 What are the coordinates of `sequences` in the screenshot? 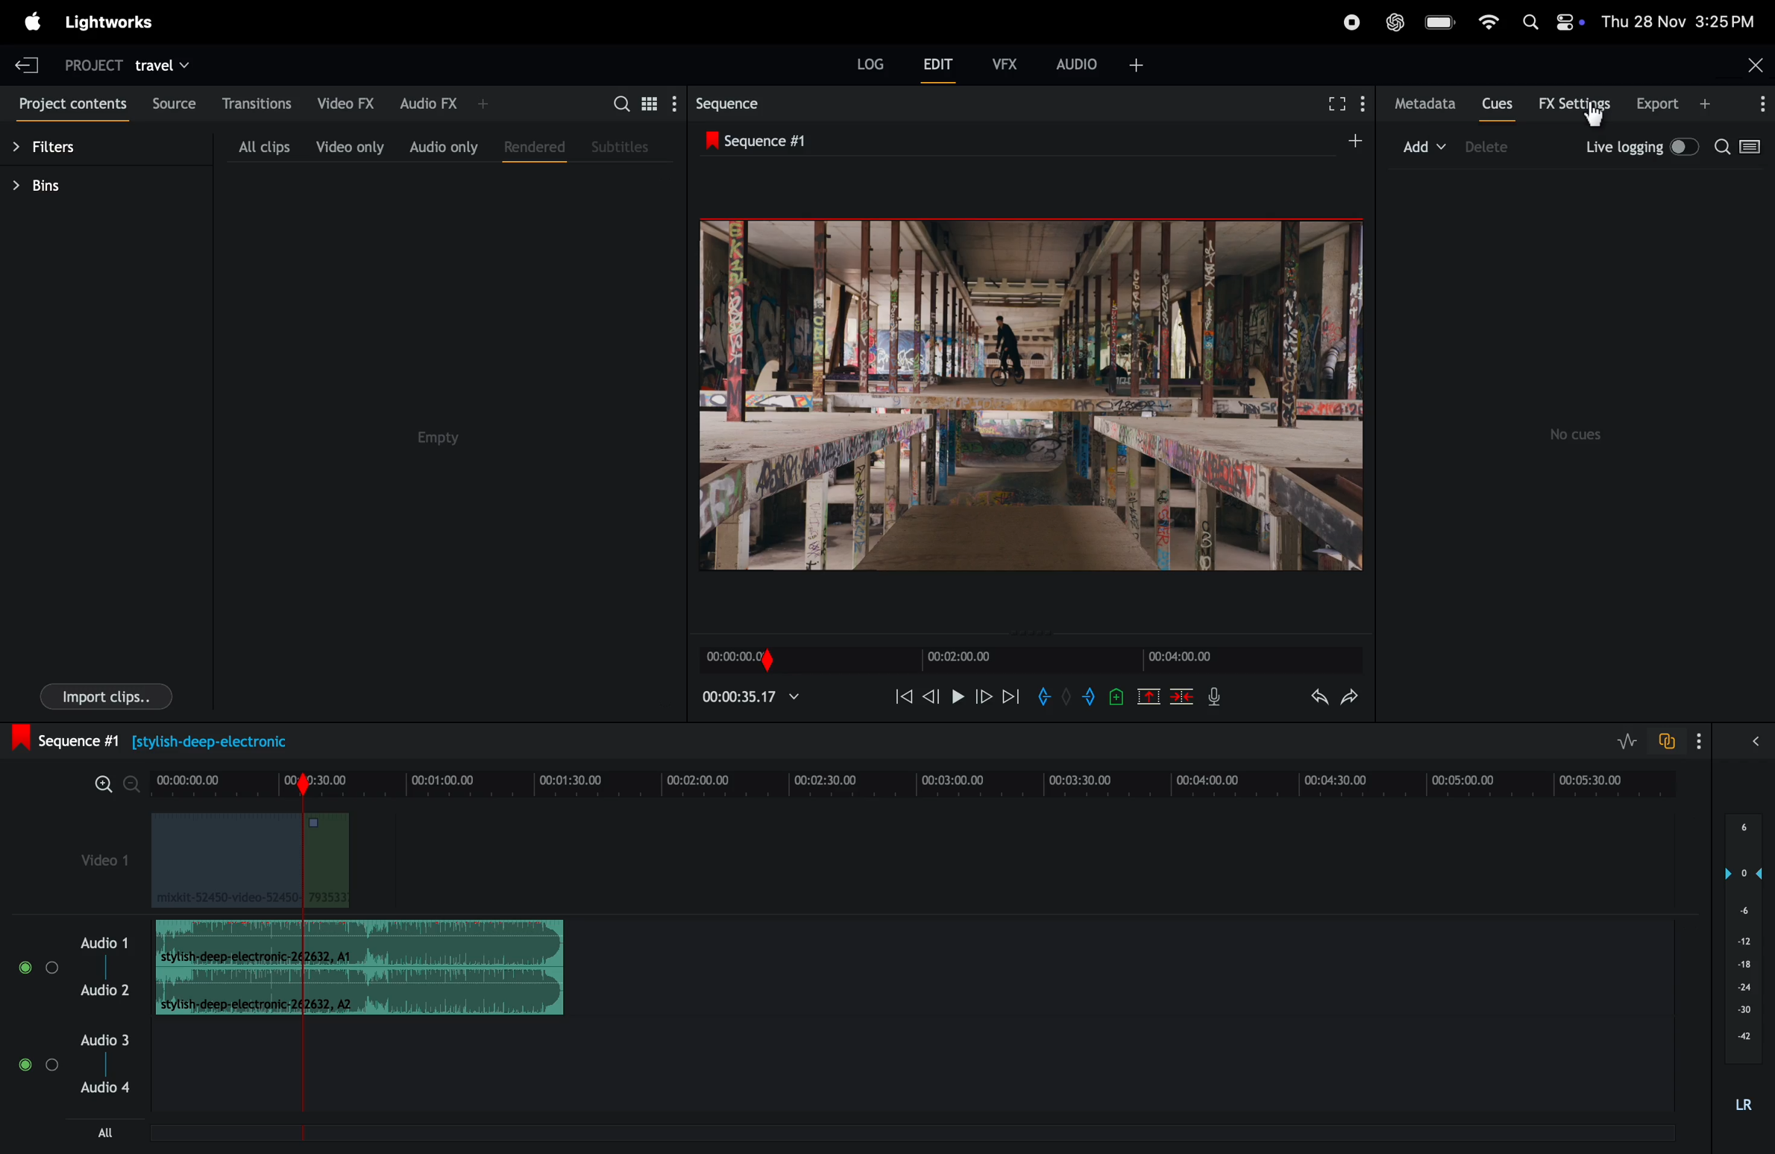 It's located at (736, 103).